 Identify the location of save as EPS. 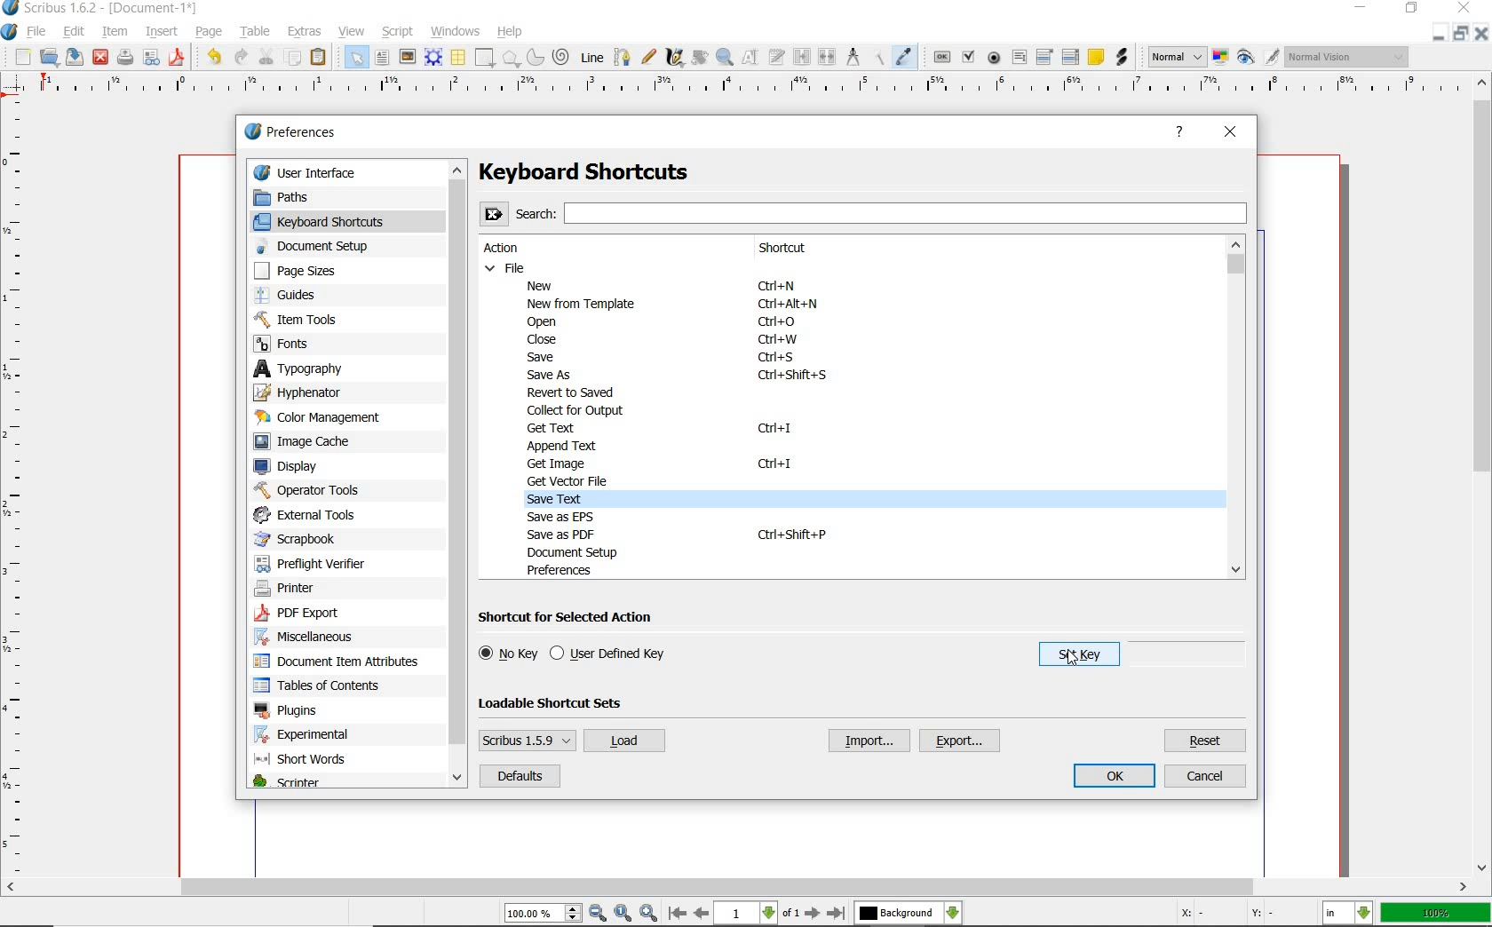
(561, 517).